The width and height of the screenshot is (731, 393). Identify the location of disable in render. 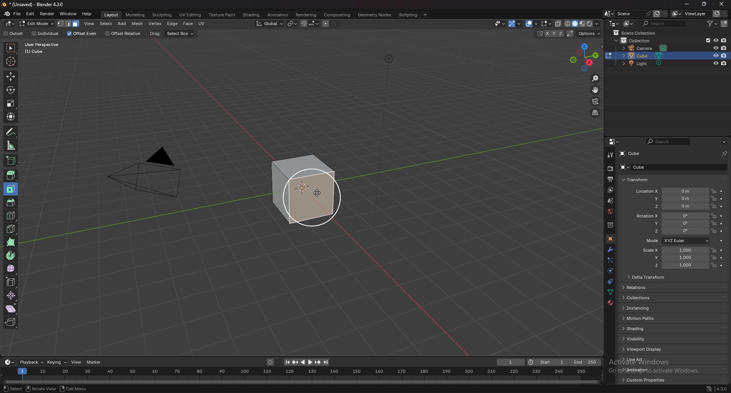
(723, 40).